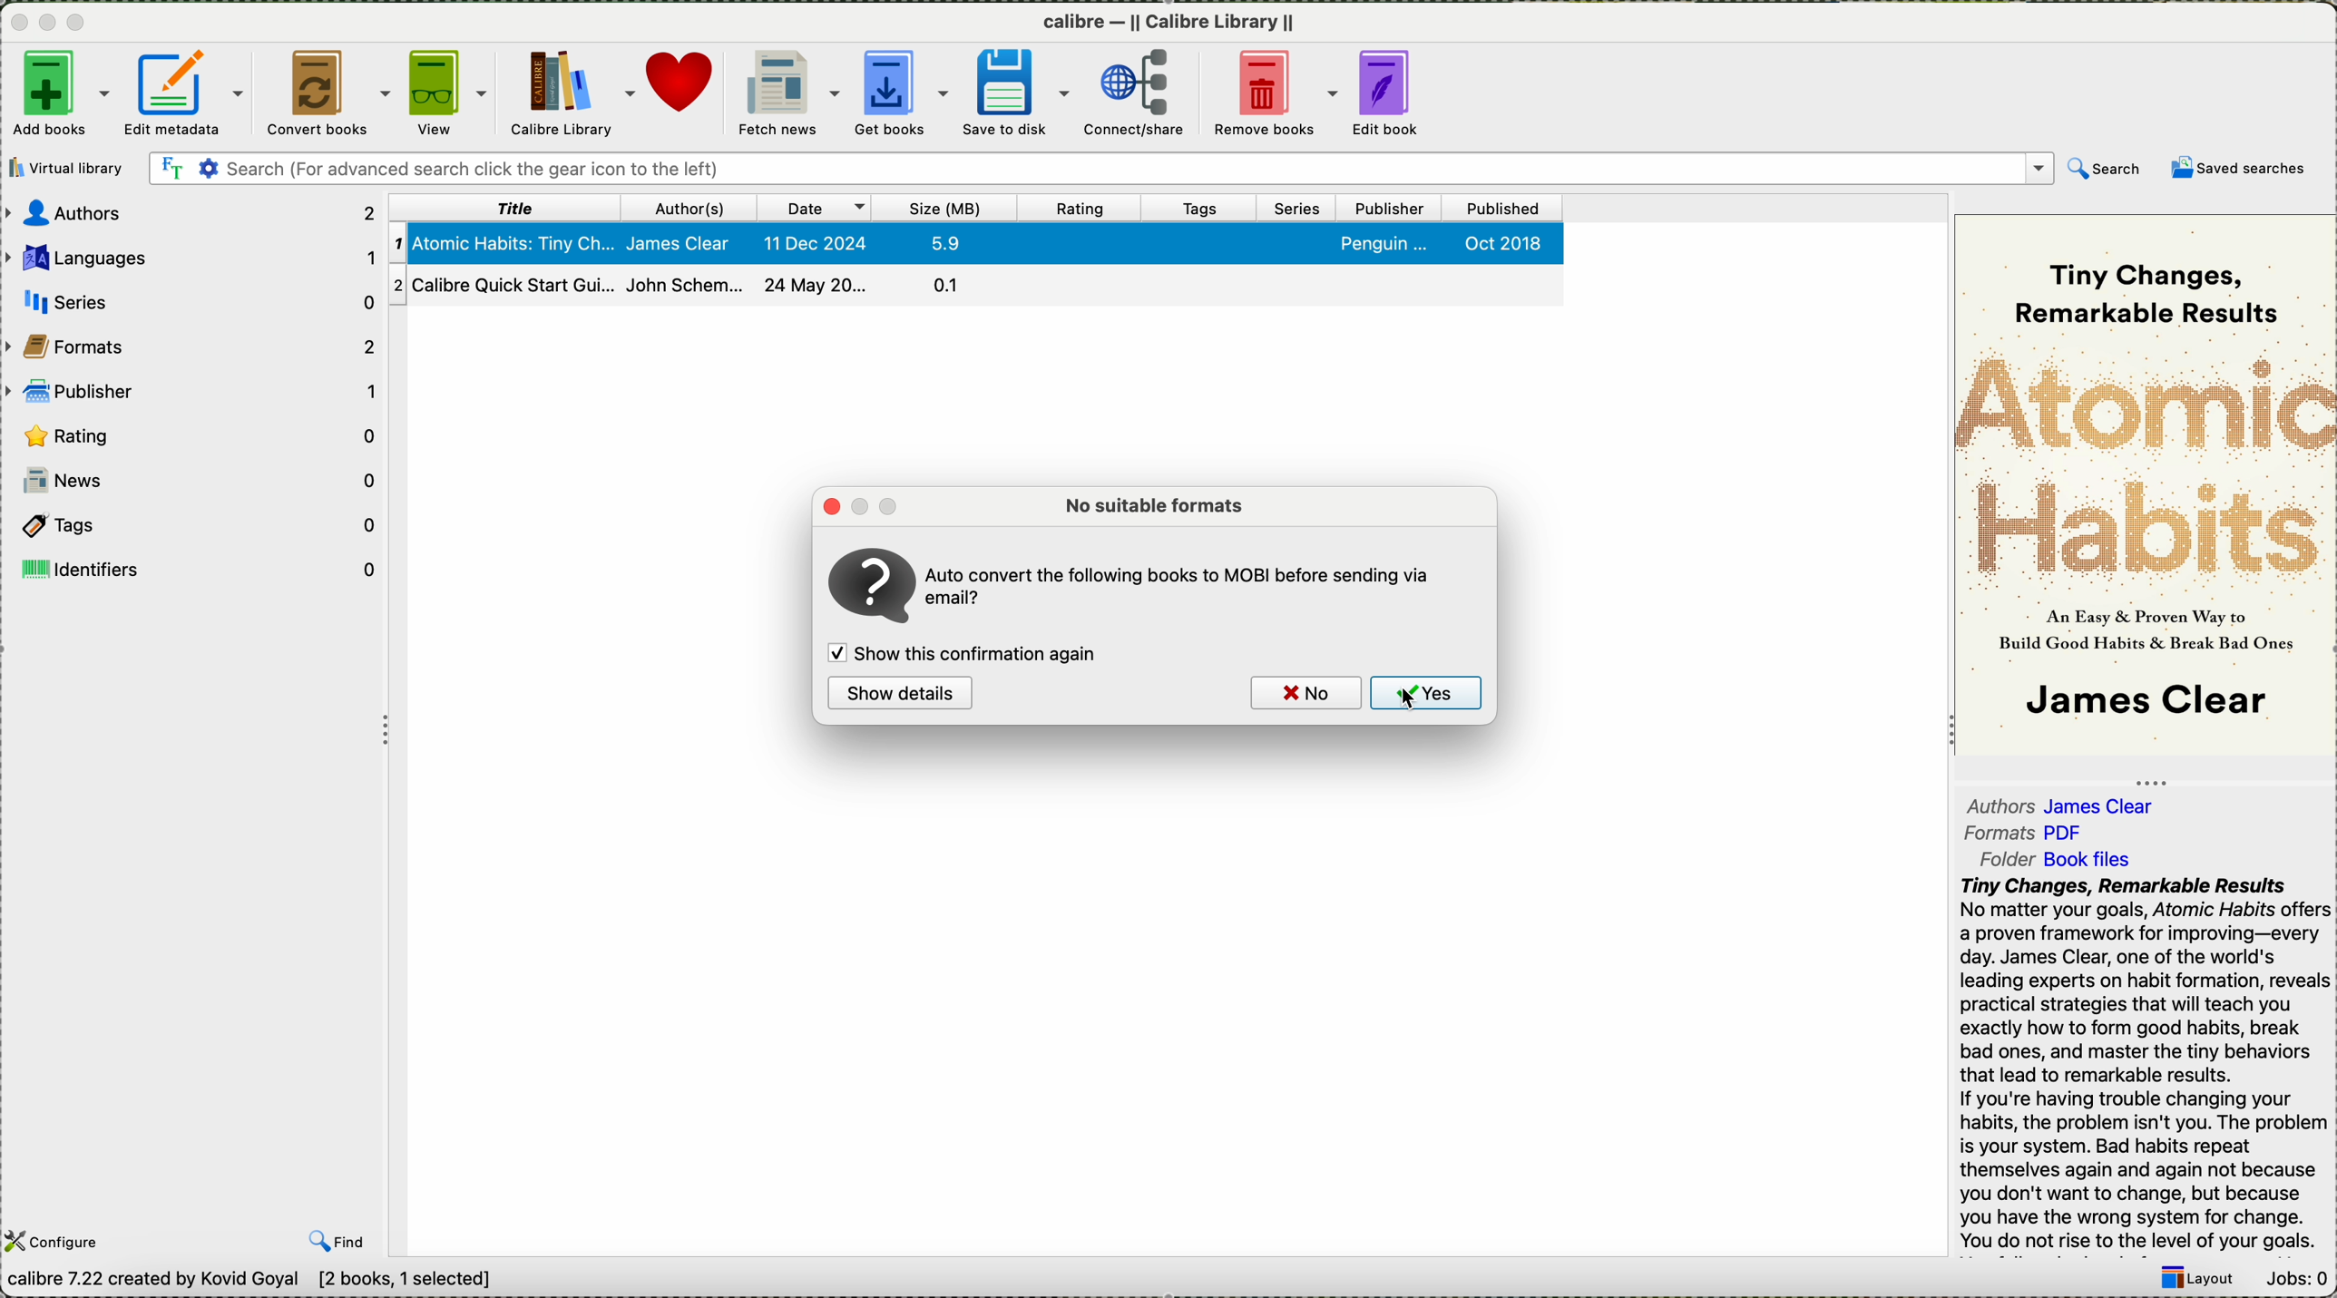 This screenshot has width=2337, height=1298. I want to click on no button, so click(1305, 694).